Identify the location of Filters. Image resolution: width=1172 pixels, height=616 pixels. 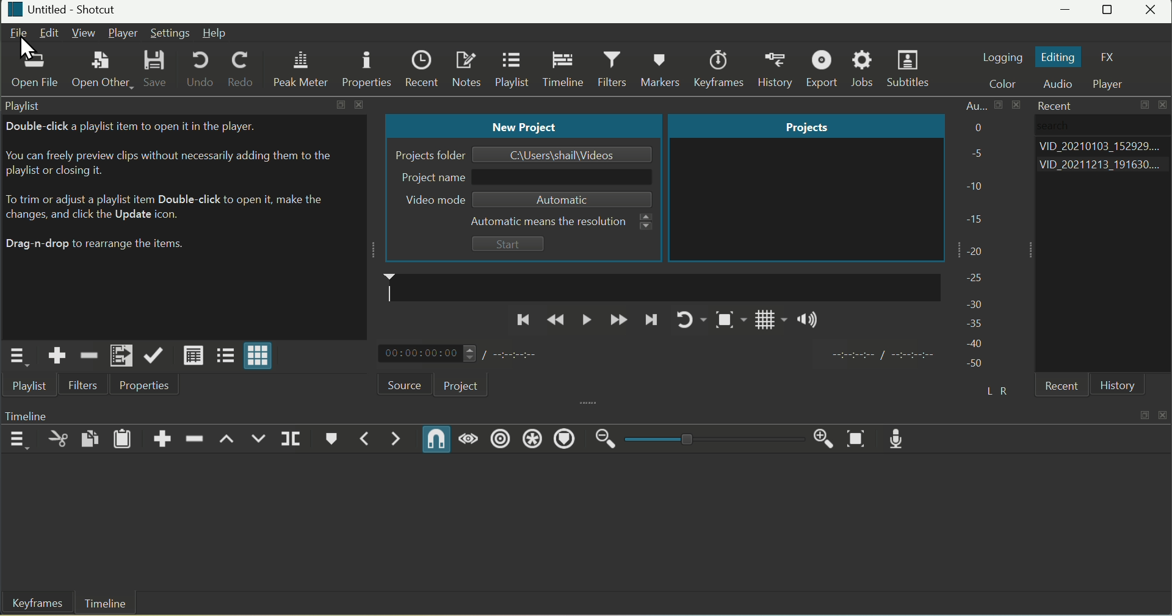
(614, 70).